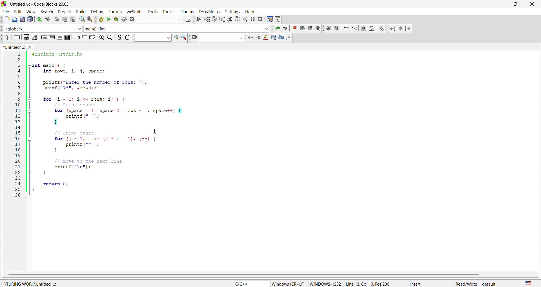 This screenshot has width=541, height=287. What do you see at coordinates (76, 37) in the screenshot?
I see `break instruction` at bounding box center [76, 37].